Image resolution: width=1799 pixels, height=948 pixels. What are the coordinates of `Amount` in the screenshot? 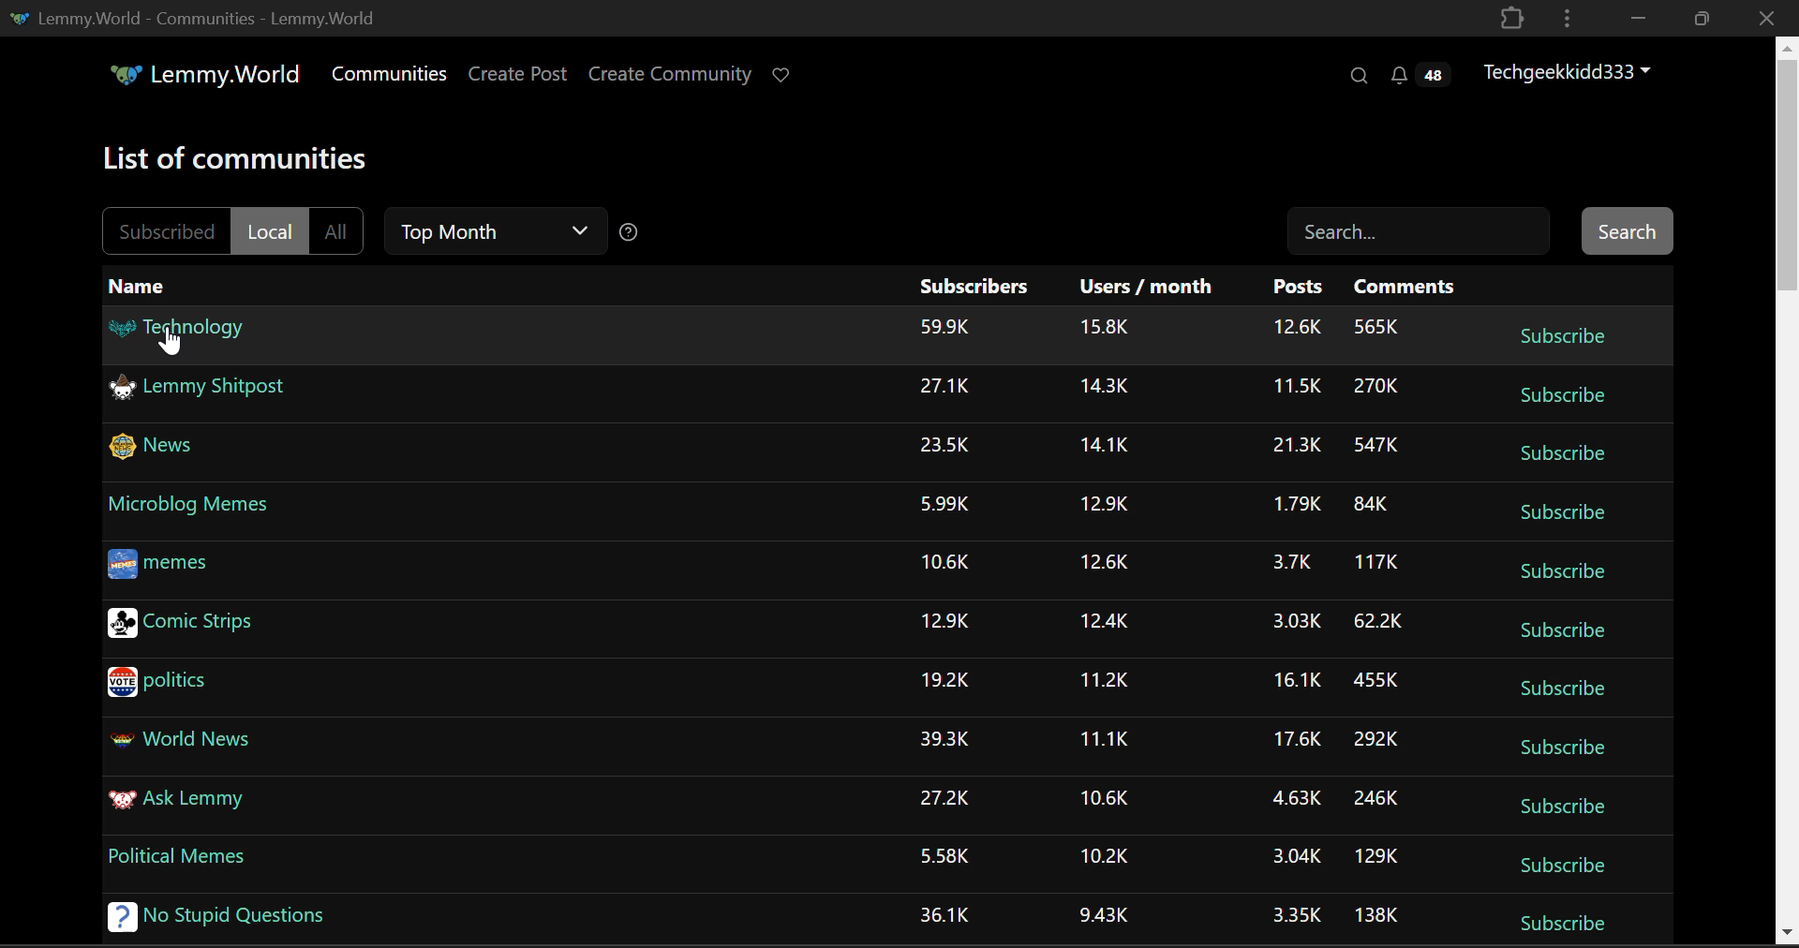 It's located at (1382, 617).